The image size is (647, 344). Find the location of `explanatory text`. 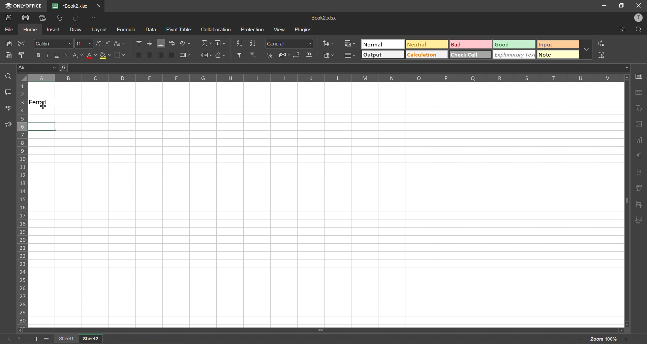

explanatory text is located at coordinates (514, 55).